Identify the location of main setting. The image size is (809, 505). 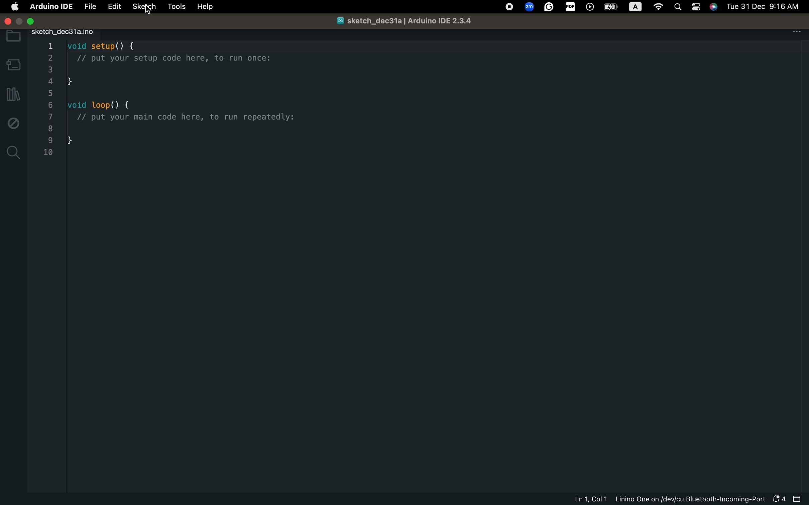
(15, 7).